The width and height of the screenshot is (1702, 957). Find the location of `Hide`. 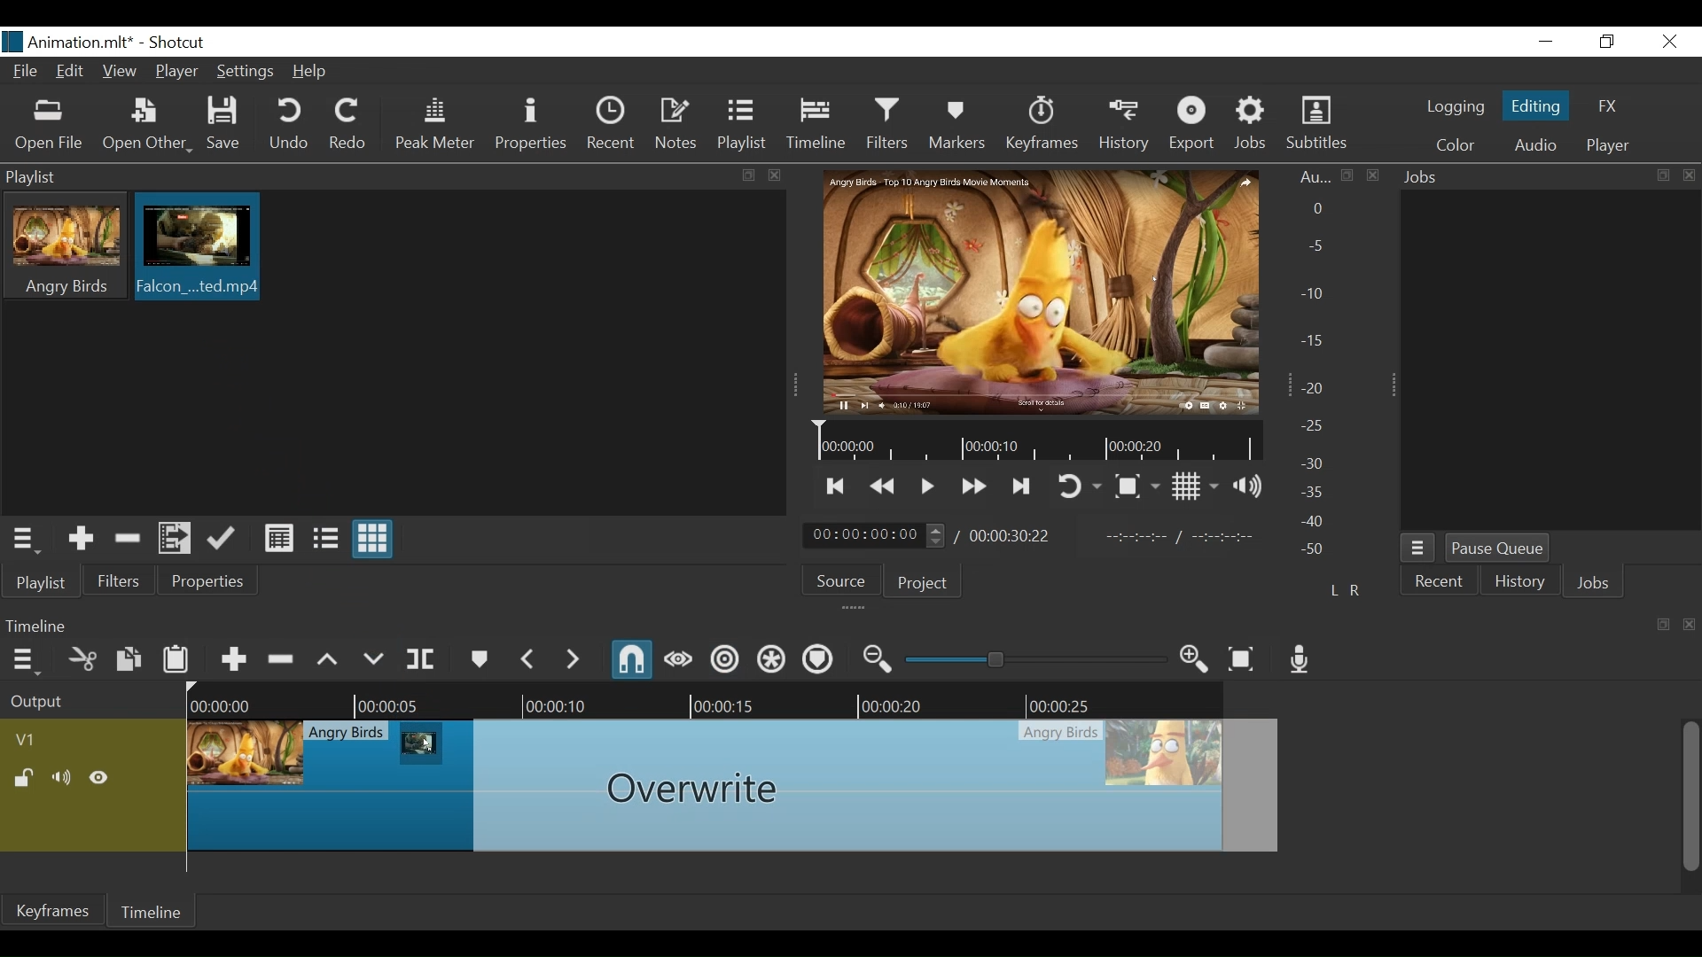

Hide is located at coordinates (100, 778).